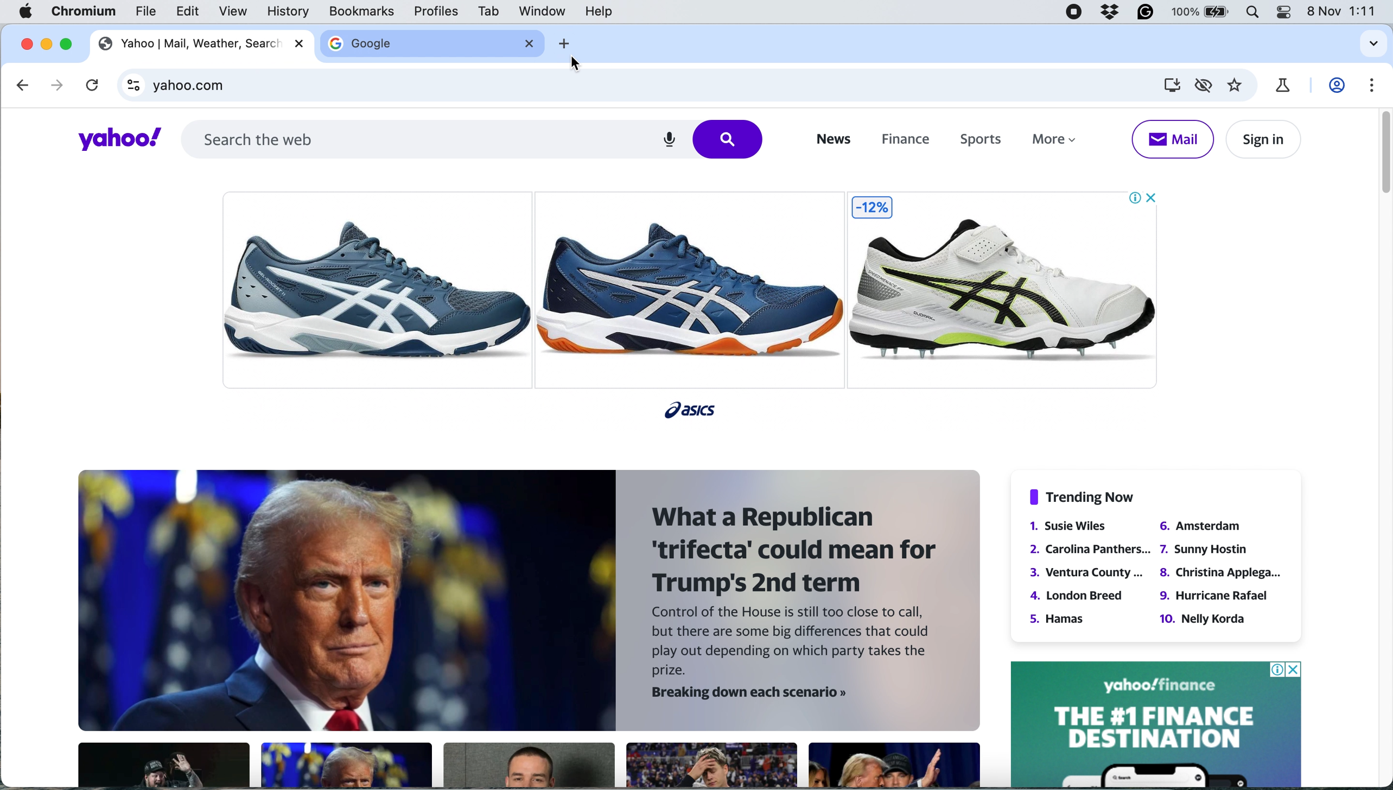 This screenshot has height=790, width=1393. Describe the element at coordinates (24, 85) in the screenshot. I see `go back` at that location.